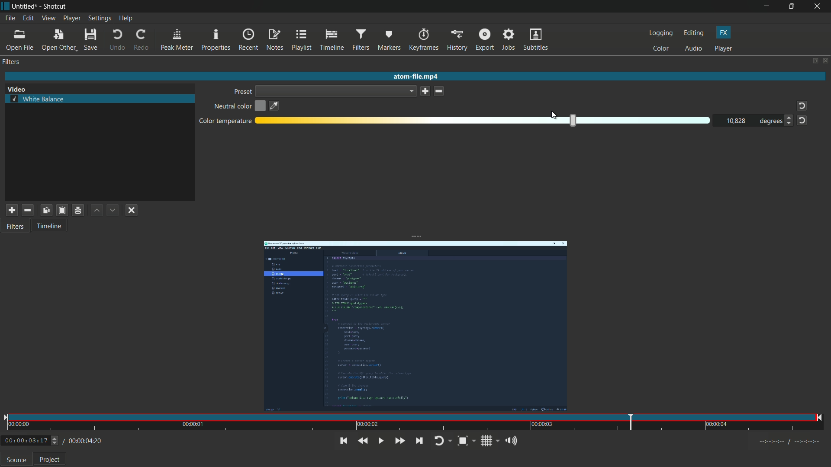  Describe the element at coordinates (380, 441) in the screenshot. I see `toggle play or pause` at that location.